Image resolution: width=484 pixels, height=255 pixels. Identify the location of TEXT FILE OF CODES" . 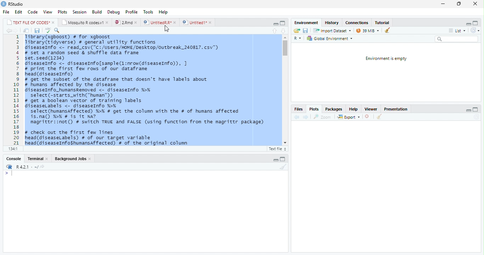
(30, 22).